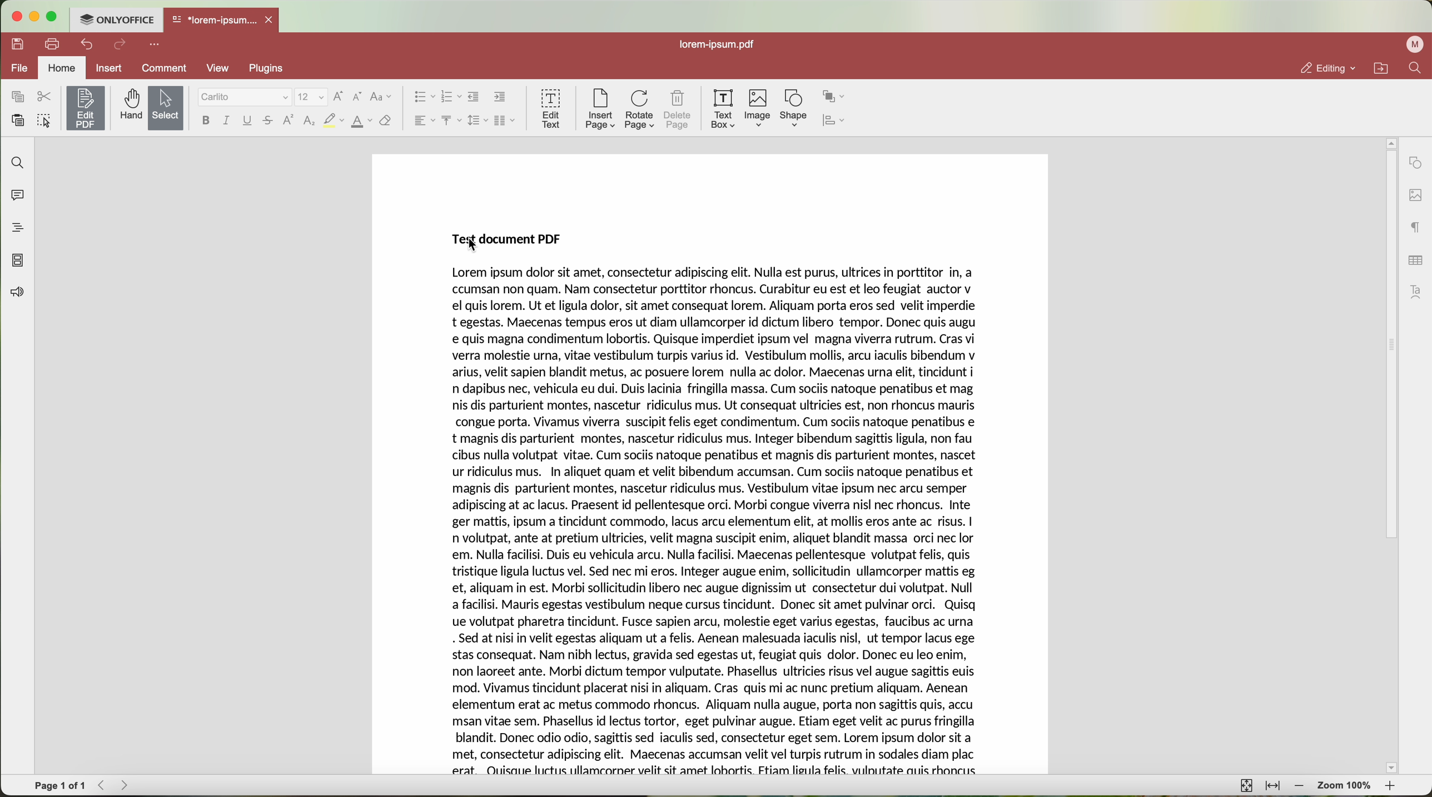 The width and height of the screenshot is (1432, 797). What do you see at coordinates (18, 16) in the screenshot?
I see `close program` at bounding box center [18, 16].